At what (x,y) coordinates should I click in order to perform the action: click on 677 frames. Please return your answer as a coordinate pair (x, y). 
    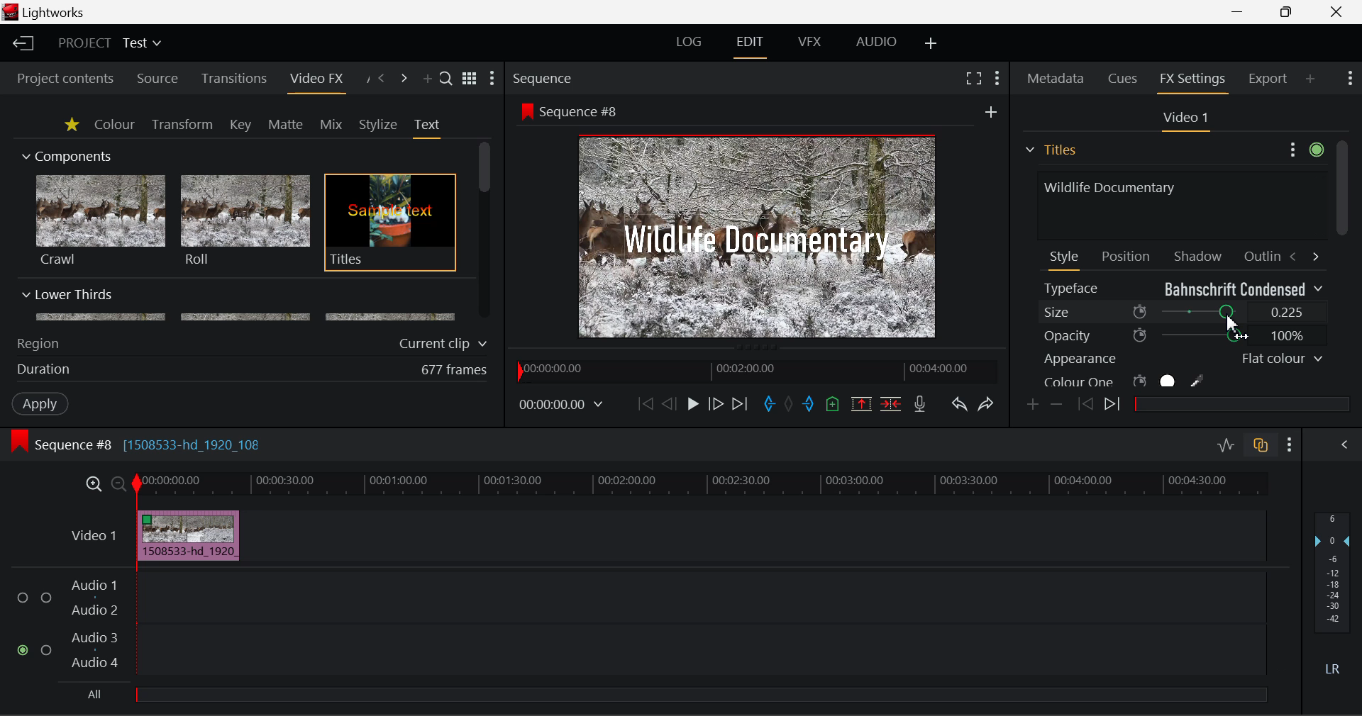
    Looking at the image, I should click on (455, 371).